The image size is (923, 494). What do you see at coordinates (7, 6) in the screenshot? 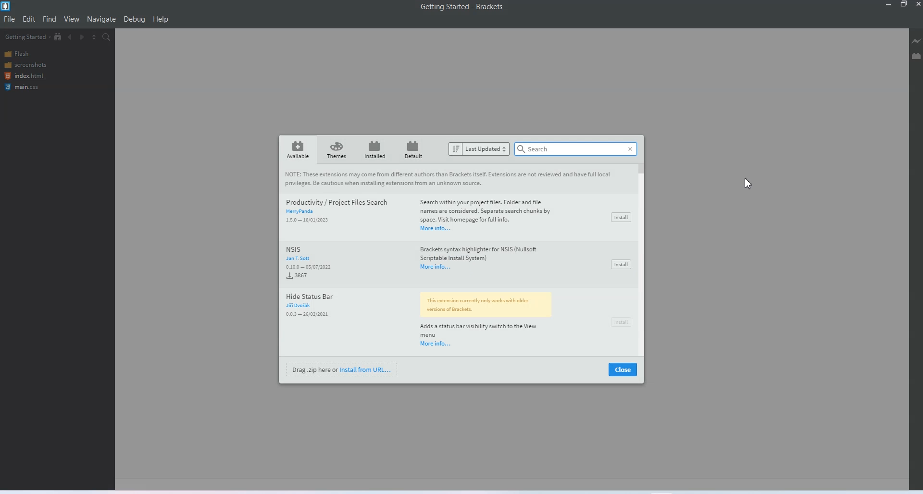
I see `Logo` at bounding box center [7, 6].